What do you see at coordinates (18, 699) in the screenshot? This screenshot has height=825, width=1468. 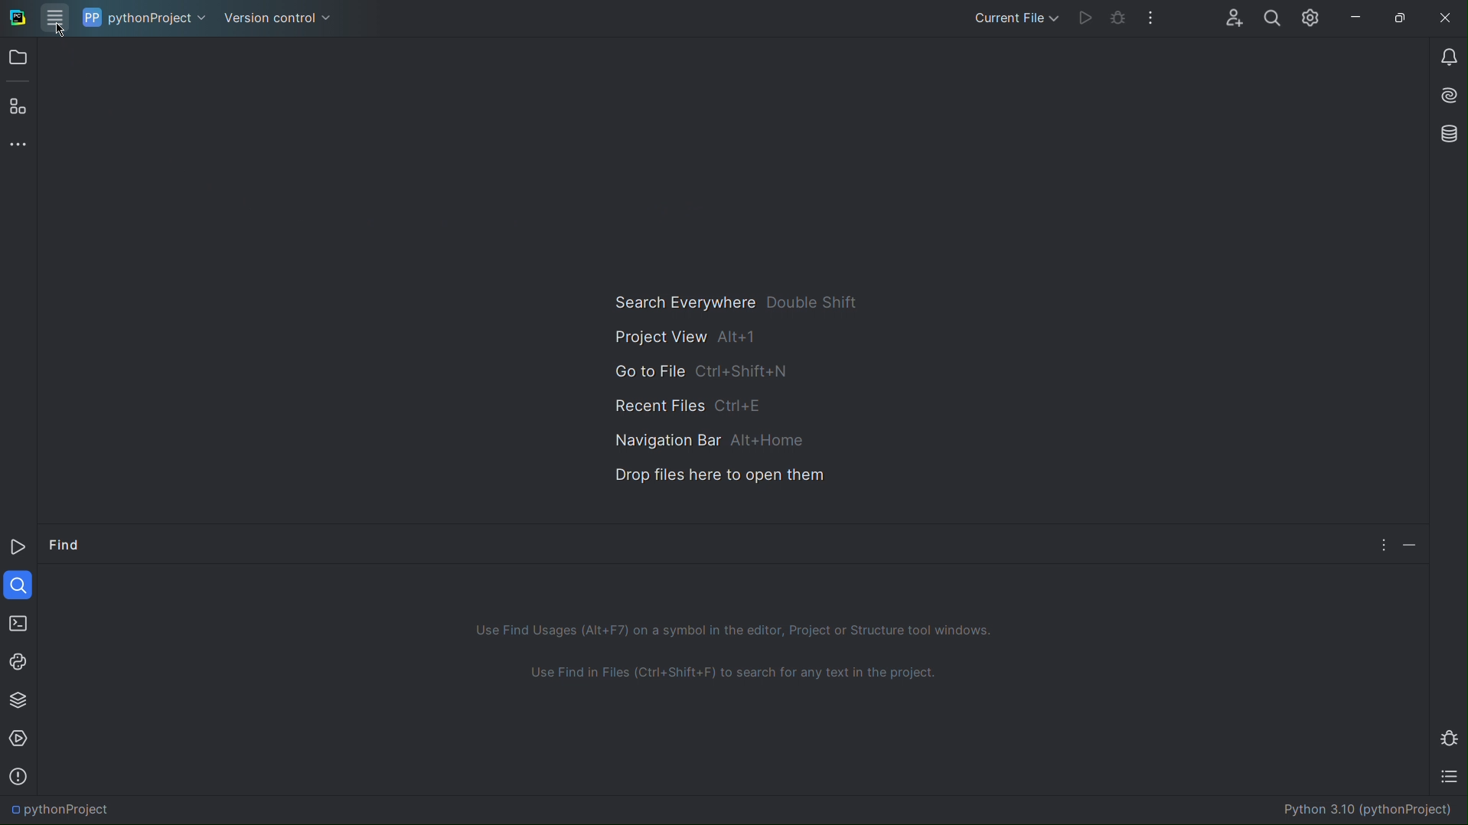 I see `Python Packages` at bounding box center [18, 699].